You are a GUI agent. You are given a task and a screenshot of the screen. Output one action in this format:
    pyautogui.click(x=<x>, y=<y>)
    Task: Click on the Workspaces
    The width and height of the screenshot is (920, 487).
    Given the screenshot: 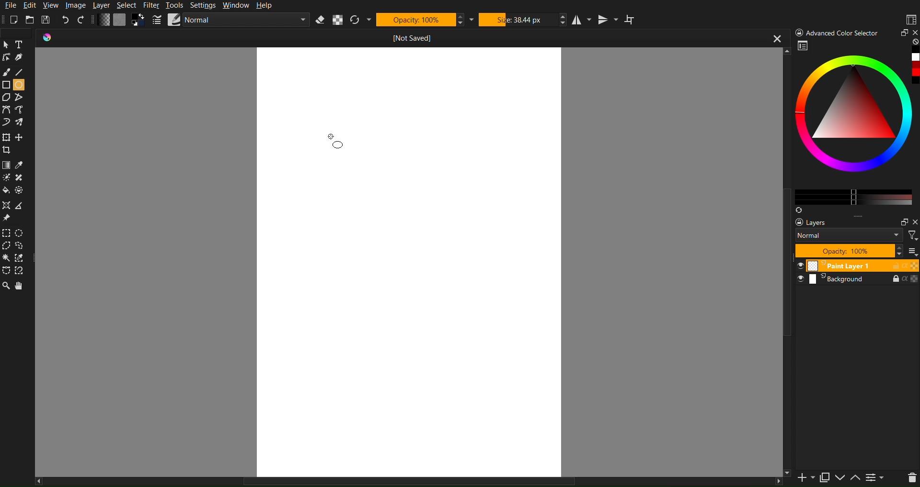 What is the action you would take?
    pyautogui.click(x=910, y=19)
    